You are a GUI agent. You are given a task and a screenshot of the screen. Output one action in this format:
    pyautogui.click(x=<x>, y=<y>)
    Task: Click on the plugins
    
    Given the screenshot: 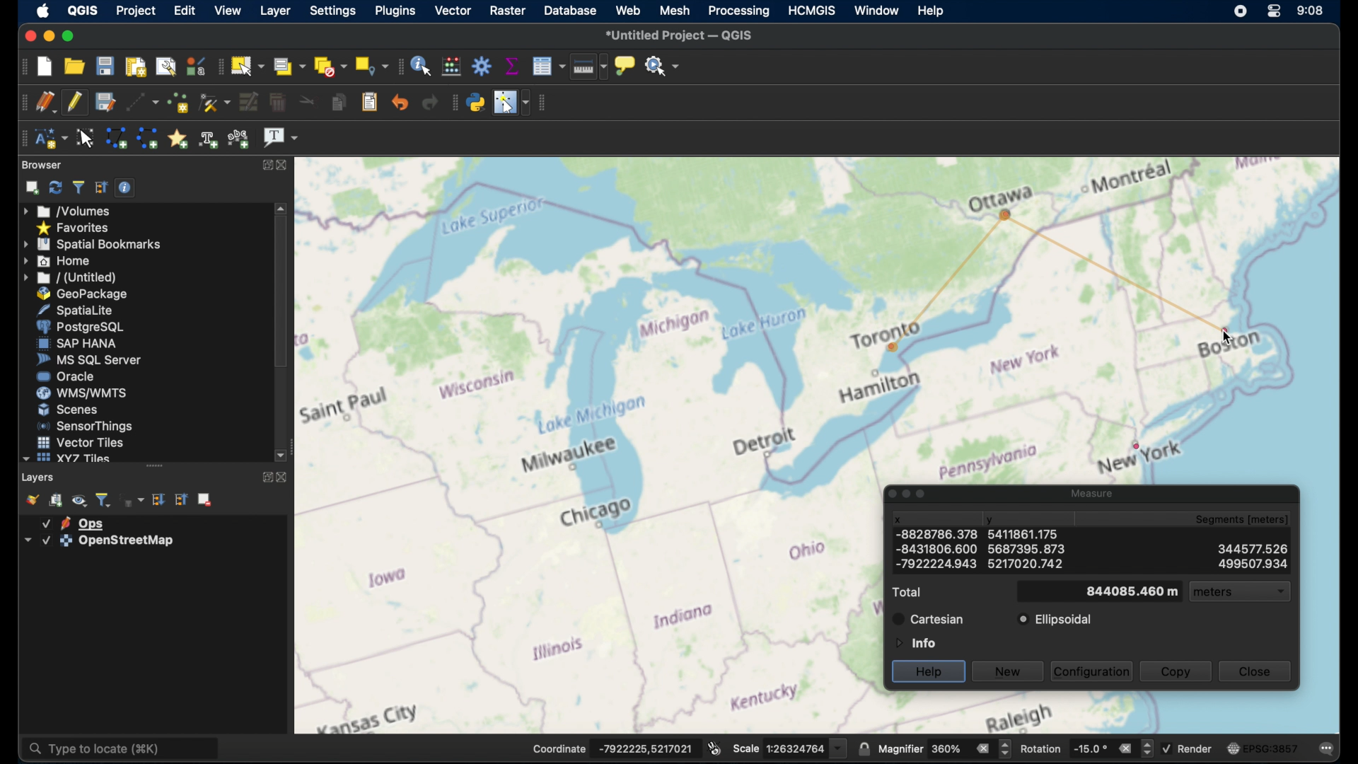 What is the action you would take?
    pyautogui.click(x=394, y=11)
    